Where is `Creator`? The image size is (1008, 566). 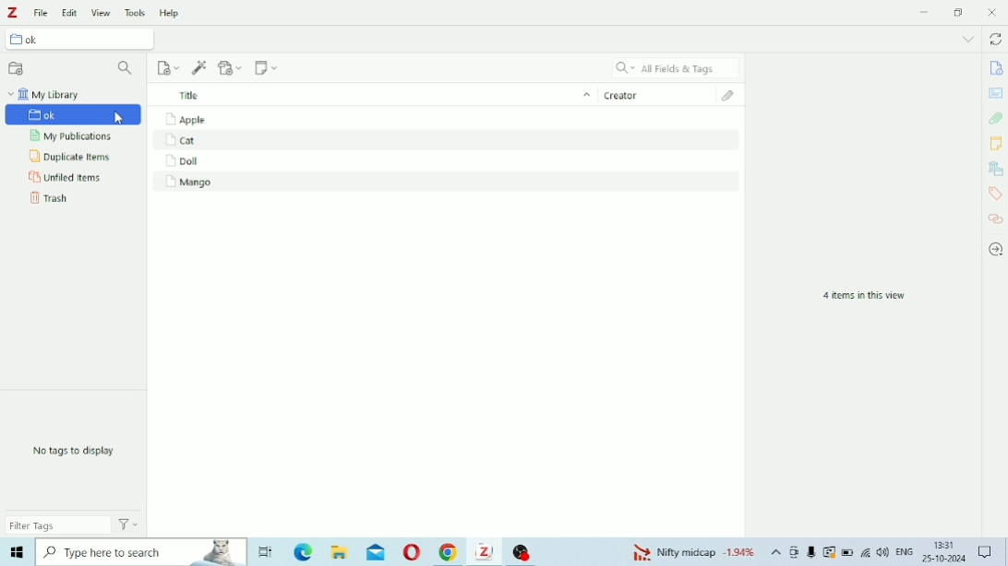
Creator is located at coordinates (658, 93).